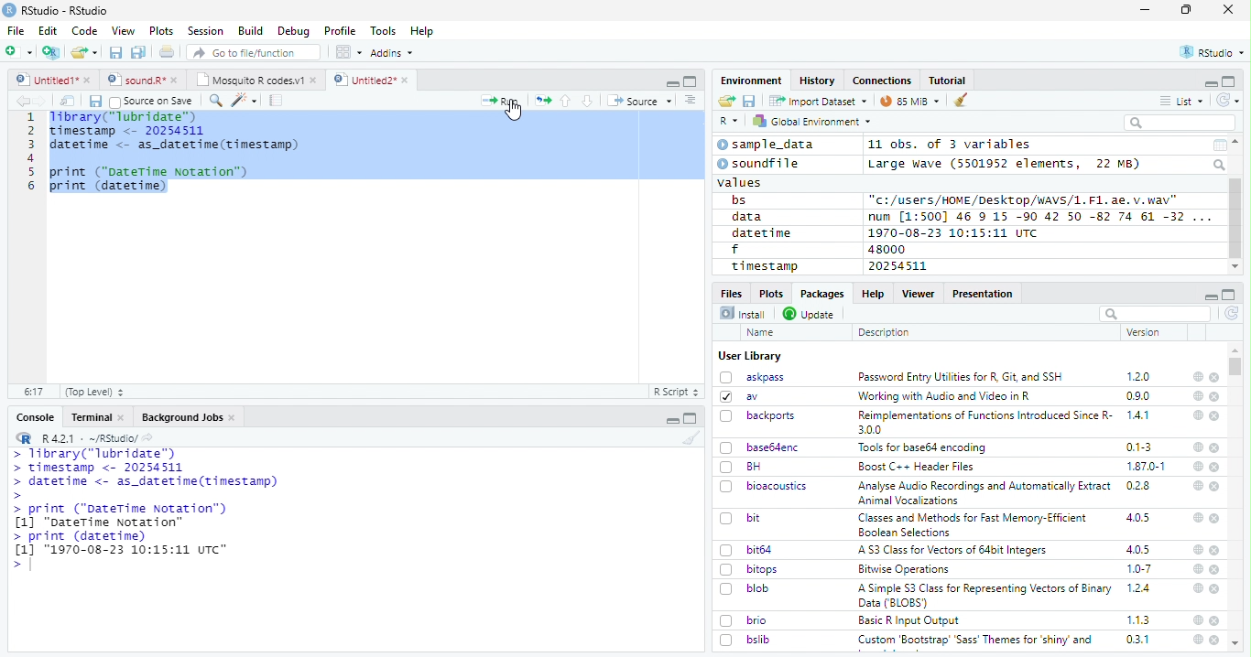 This screenshot has height=657, width=1251. What do you see at coordinates (1216, 551) in the screenshot?
I see `close` at bounding box center [1216, 551].